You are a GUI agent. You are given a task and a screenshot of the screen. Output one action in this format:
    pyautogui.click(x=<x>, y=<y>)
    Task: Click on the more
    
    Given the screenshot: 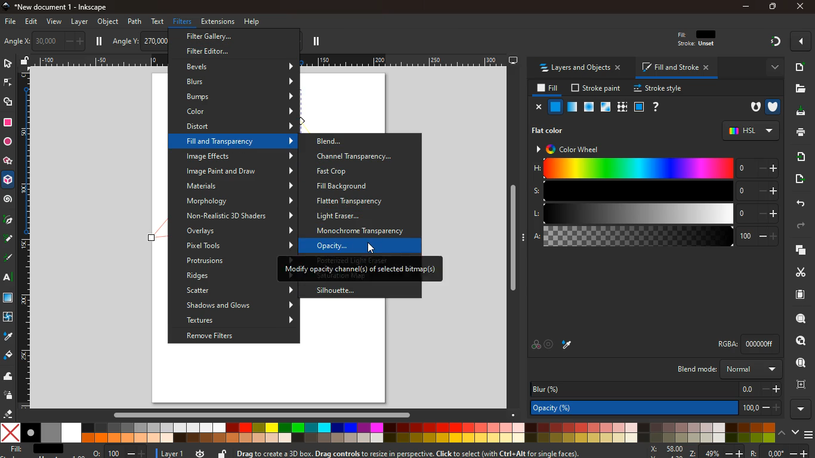 What is the action you would take?
    pyautogui.click(x=800, y=409)
    